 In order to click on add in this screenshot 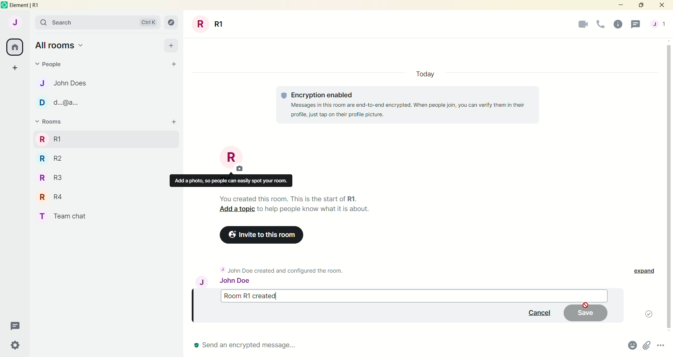, I will do `click(172, 45)`.